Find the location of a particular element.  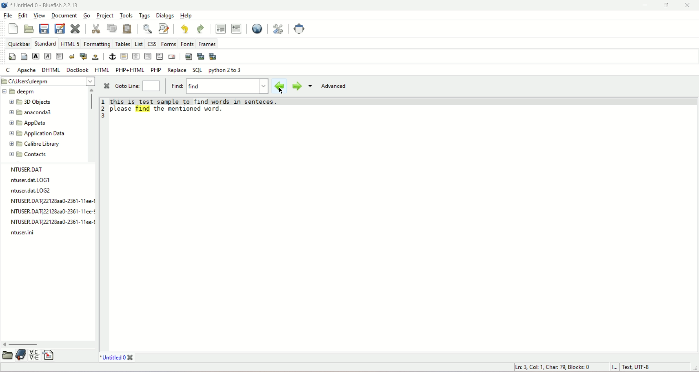

c:\users\deepm is located at coordinates (48, 81).